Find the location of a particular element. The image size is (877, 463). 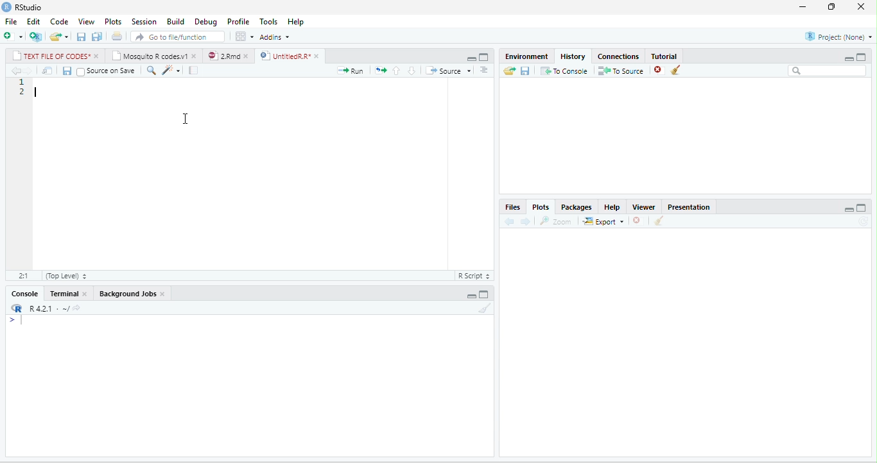

Source is located at coordinates (449, 70).